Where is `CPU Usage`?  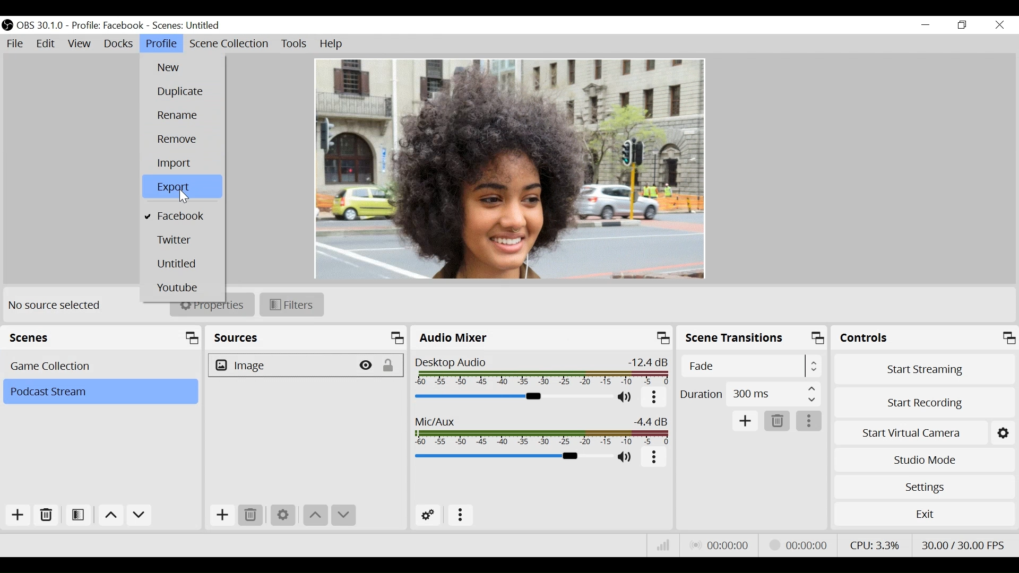 CPU Usage is located at coordinates (875, 543).